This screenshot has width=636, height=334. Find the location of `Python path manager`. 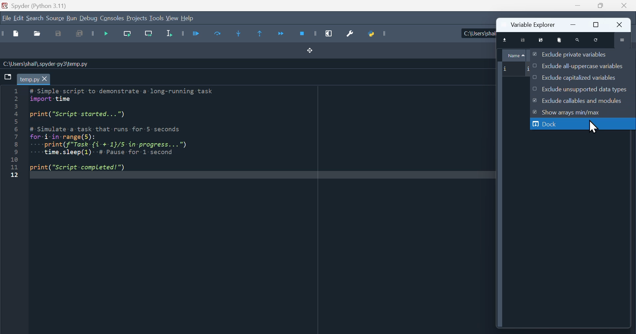

Python path manager is located at coordinates (378, 33).